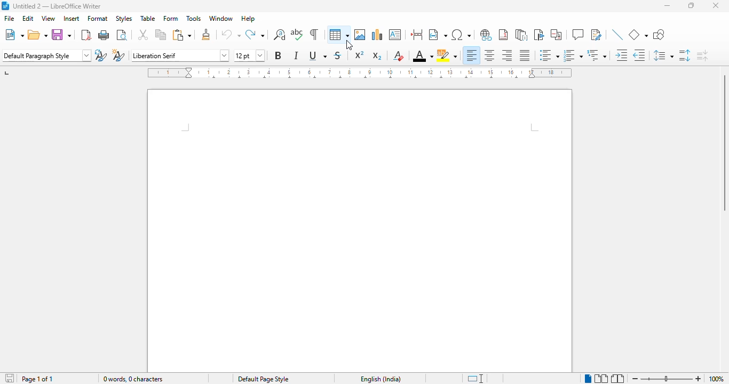 Image resolution: width=729 pixels, height=384 pixels. Describe the element at coordinates (578, 34) in the screenshot. I see `insert comment` at that location.